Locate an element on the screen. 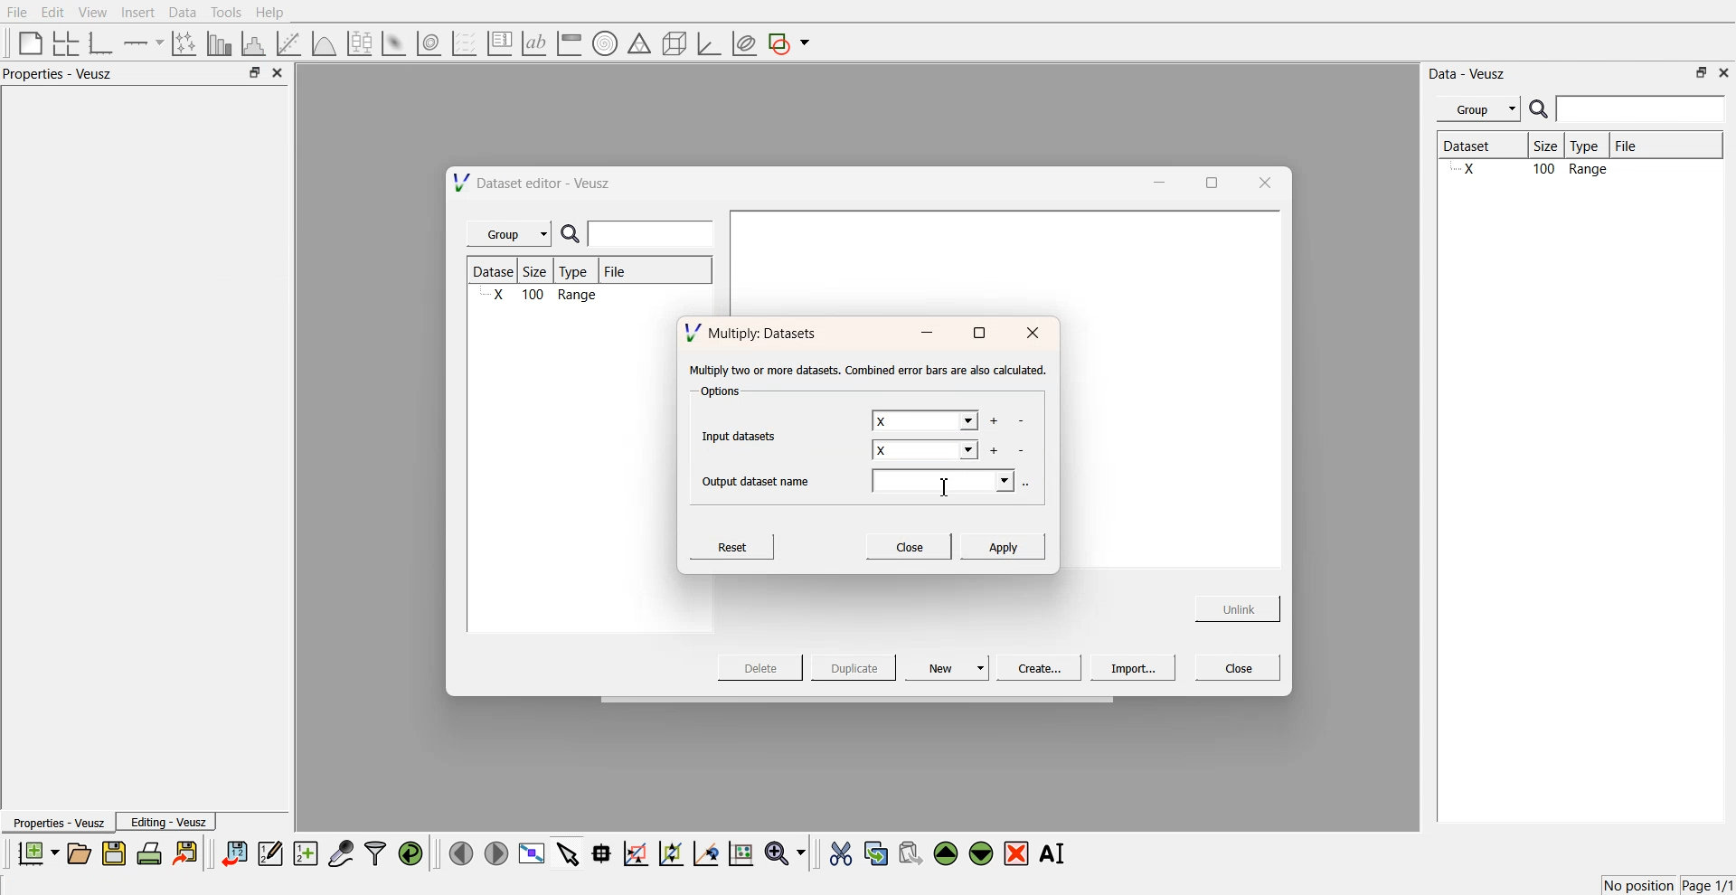 Image resolution: width=1736 pixels, height=895 pixels. delete datasets is located at coordinates (1021, 422).